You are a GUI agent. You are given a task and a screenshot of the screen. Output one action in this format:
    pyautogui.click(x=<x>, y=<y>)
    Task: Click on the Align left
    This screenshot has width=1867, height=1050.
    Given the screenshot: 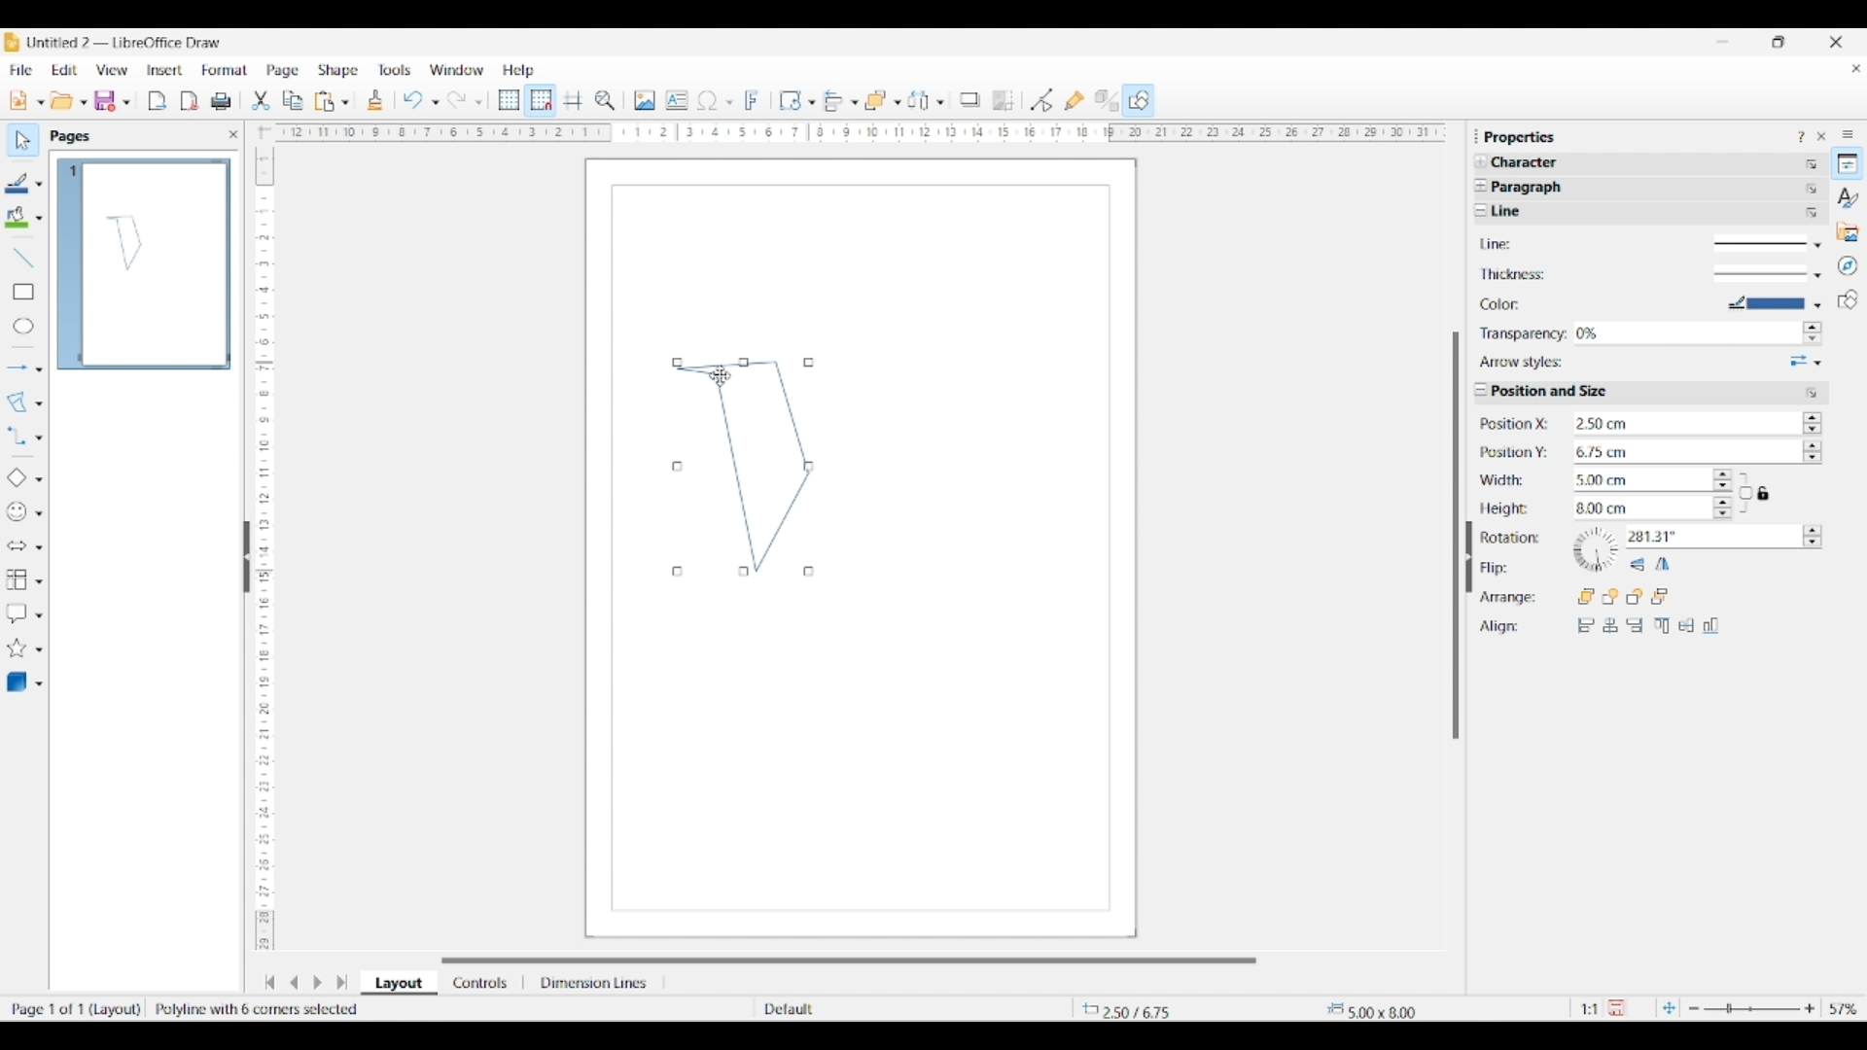 What is the action you would take?
    pyautogui.click(x=1586, y=625)
    